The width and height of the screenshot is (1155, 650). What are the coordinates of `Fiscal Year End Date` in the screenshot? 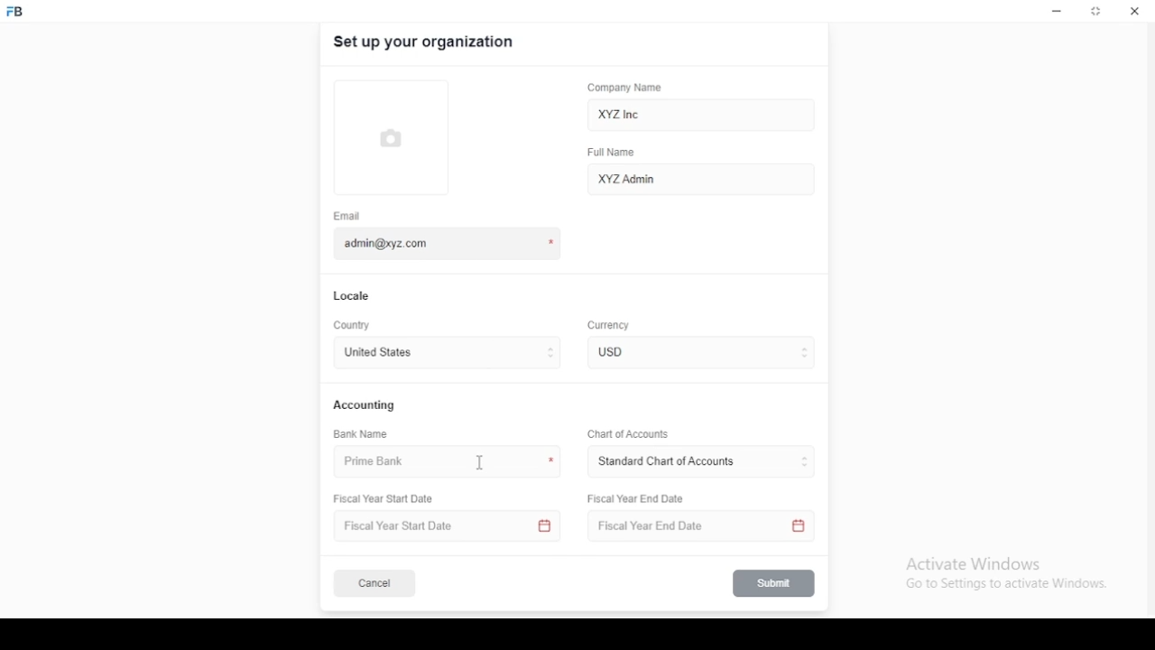 It's located at (637, 498).